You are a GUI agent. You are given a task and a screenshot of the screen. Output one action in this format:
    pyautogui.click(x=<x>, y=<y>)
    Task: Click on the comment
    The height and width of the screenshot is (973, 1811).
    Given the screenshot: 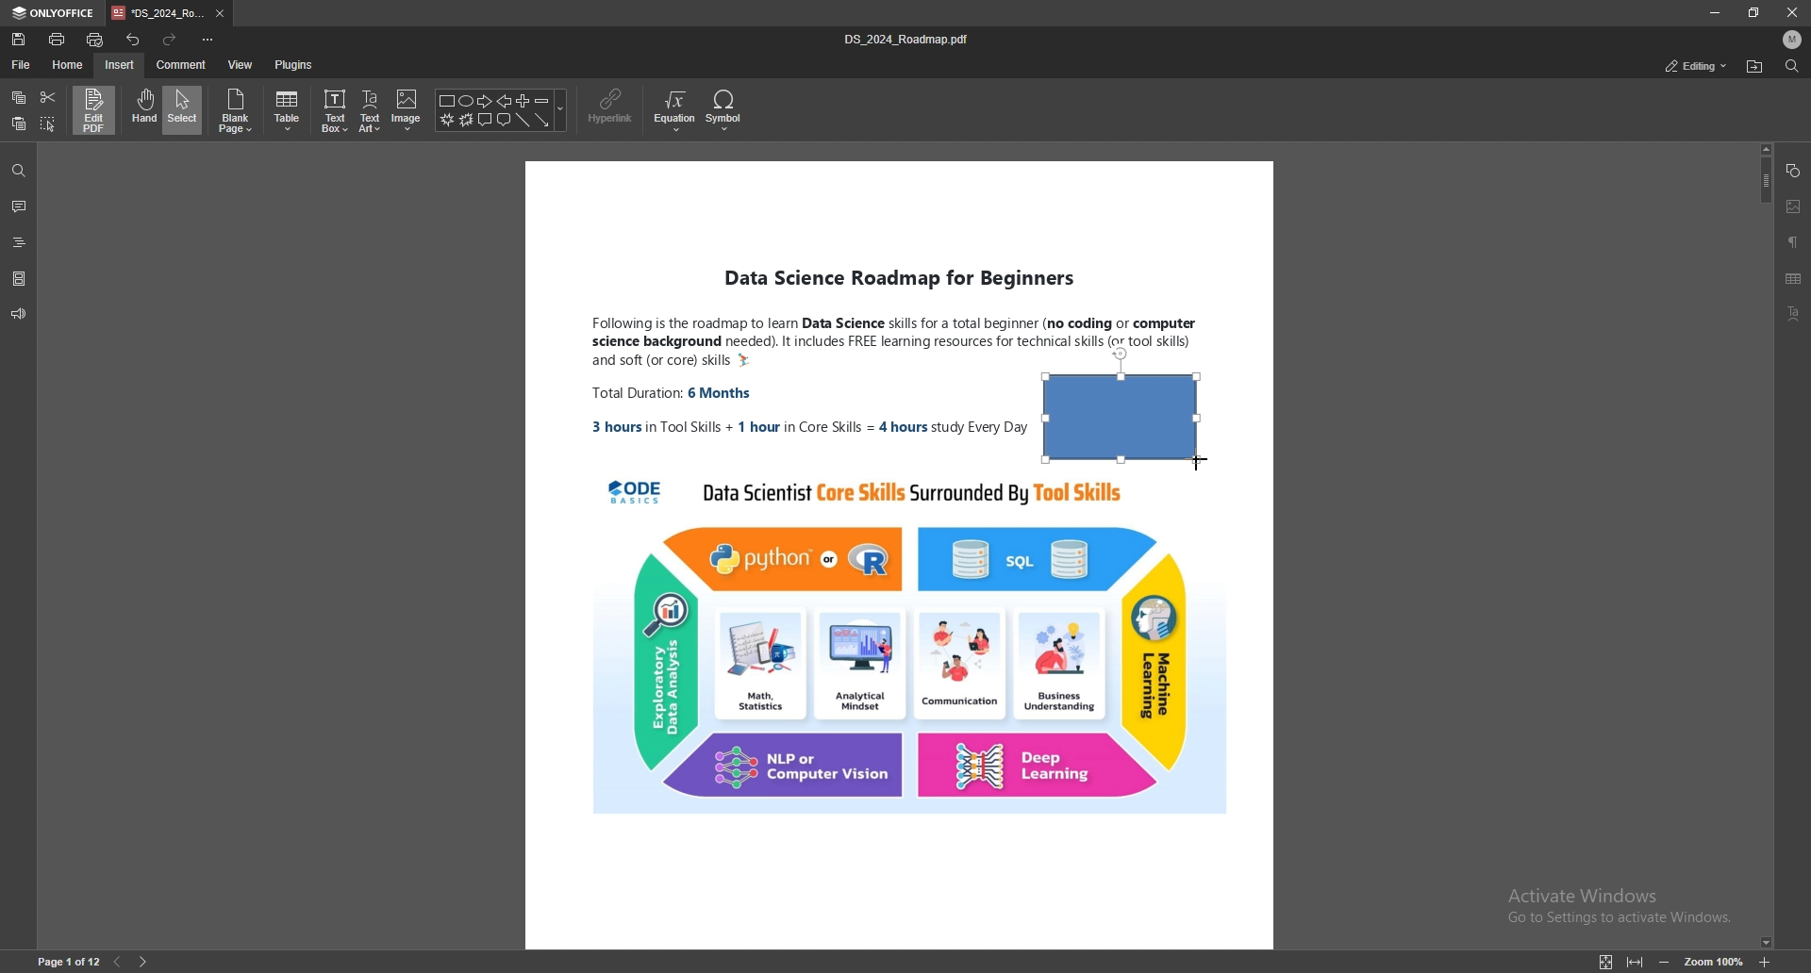 What is the action you would take?
    pyautogui.click(x=181, y=64)
    